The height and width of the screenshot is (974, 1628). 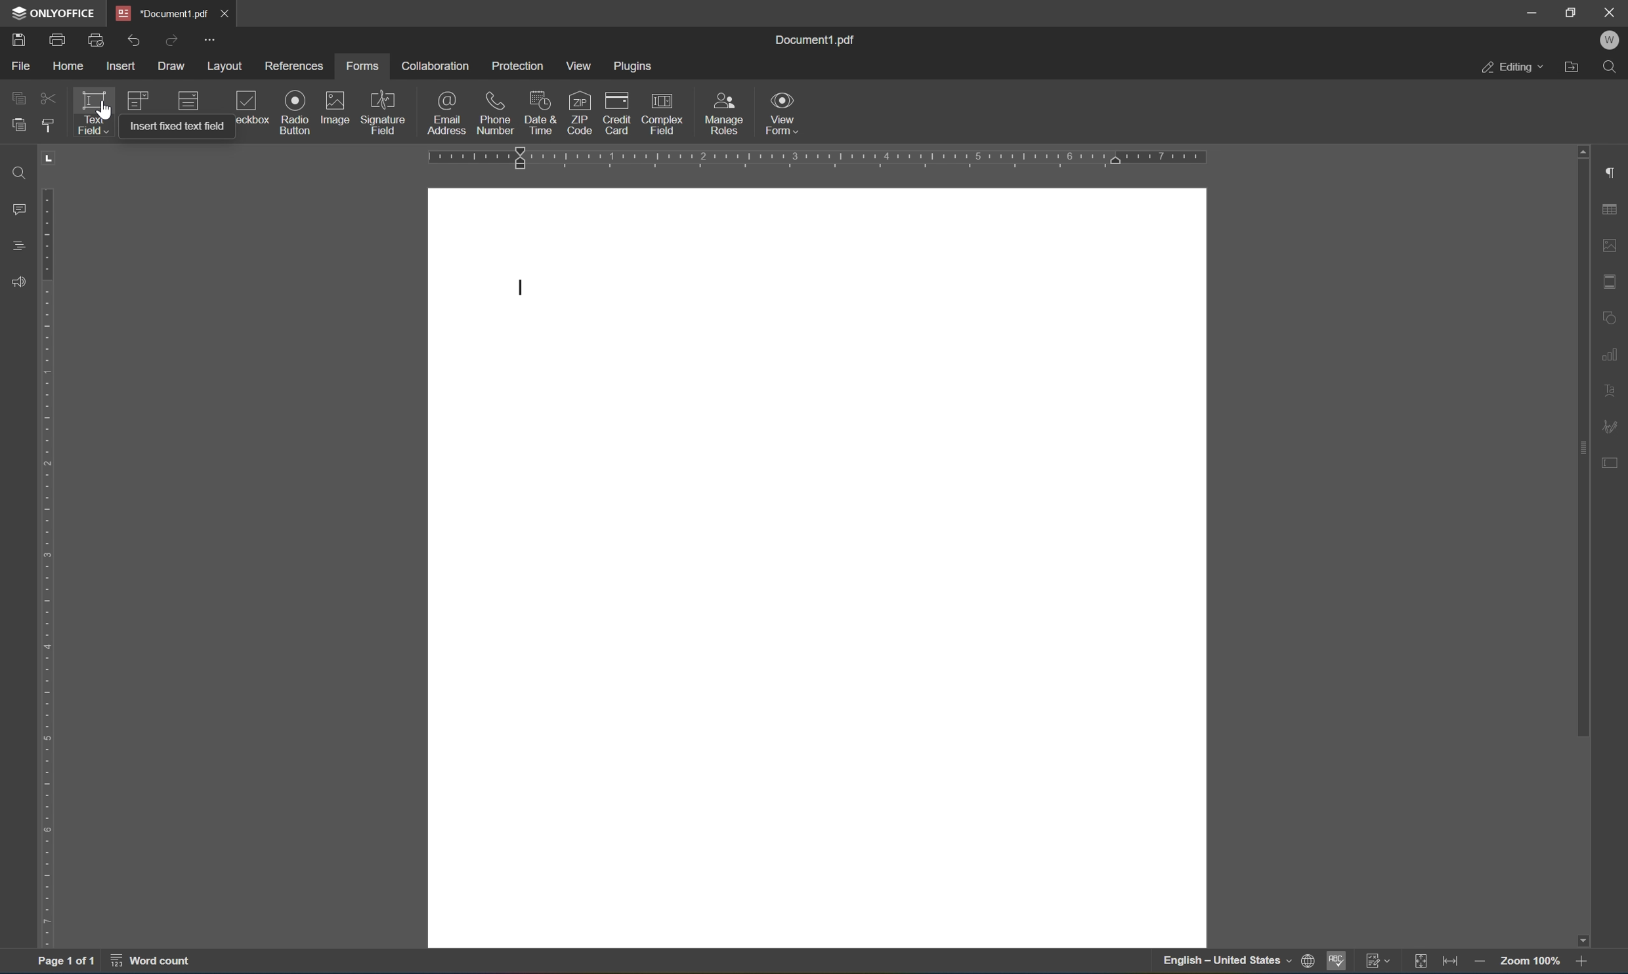 What do you see at coordinates (297, 66) in the screenshot?
I see `references` at bounding box center [297, 66].